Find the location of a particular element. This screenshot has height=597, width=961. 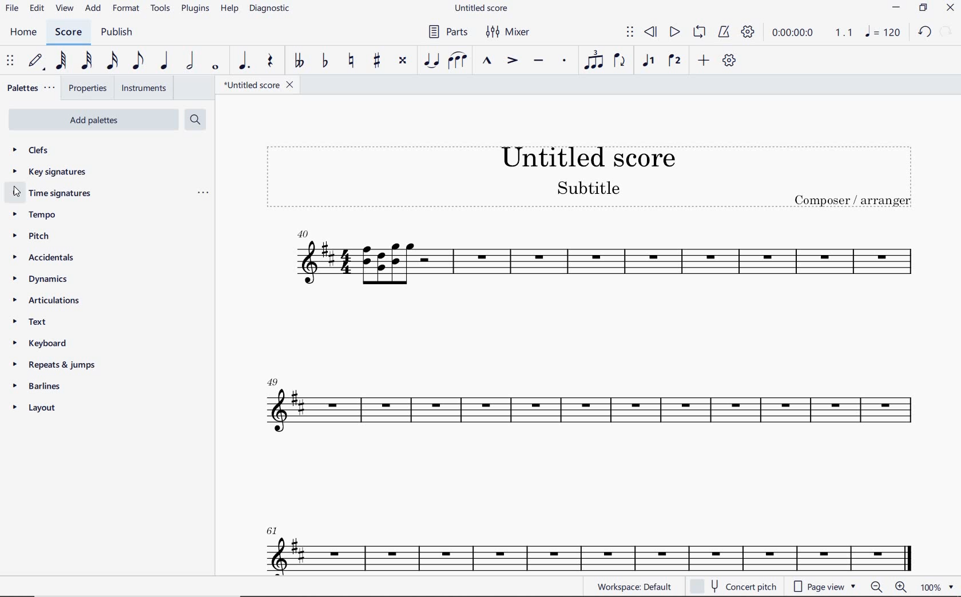

TIME SIGNATURES is located at coordinates (55, 196).